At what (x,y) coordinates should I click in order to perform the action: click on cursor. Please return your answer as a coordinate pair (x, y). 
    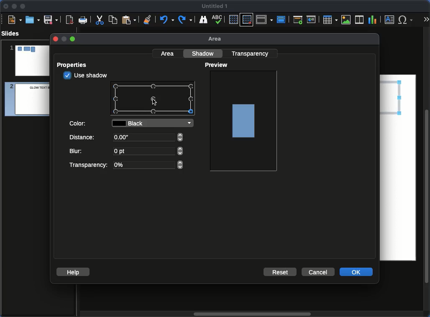
    Looking at the image, I should click on (155, 102).